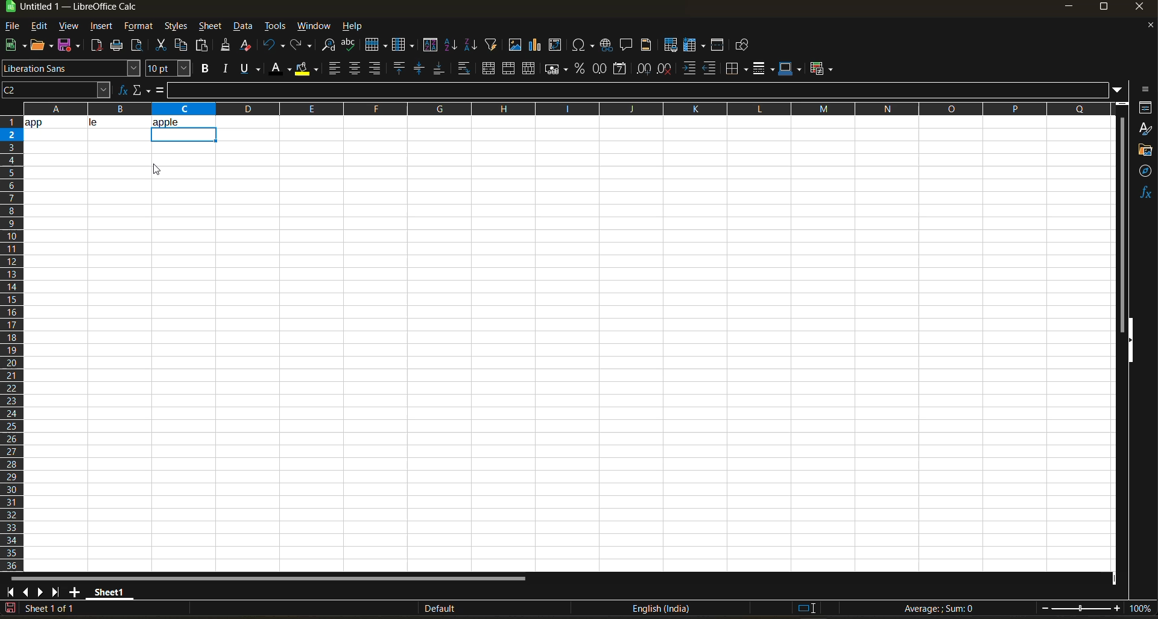 Image resolution: width=1158 pixels, height=619 pixels. What do you see at coordinates (440, 68) in the screenshot?
I see `align bottom` at bounding box center [440, 68].